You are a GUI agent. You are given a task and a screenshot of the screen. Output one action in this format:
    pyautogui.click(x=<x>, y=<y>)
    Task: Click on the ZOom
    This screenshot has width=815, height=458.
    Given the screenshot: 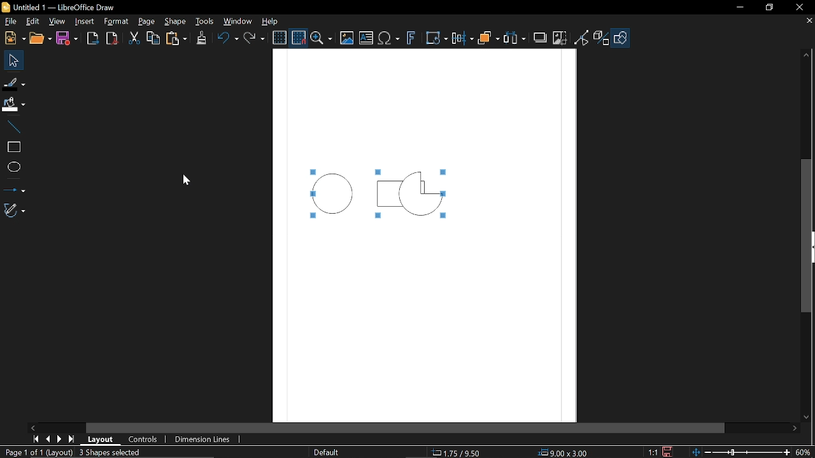 What is the action you would take?
    pyautogui.click(x=322, y=38)
    